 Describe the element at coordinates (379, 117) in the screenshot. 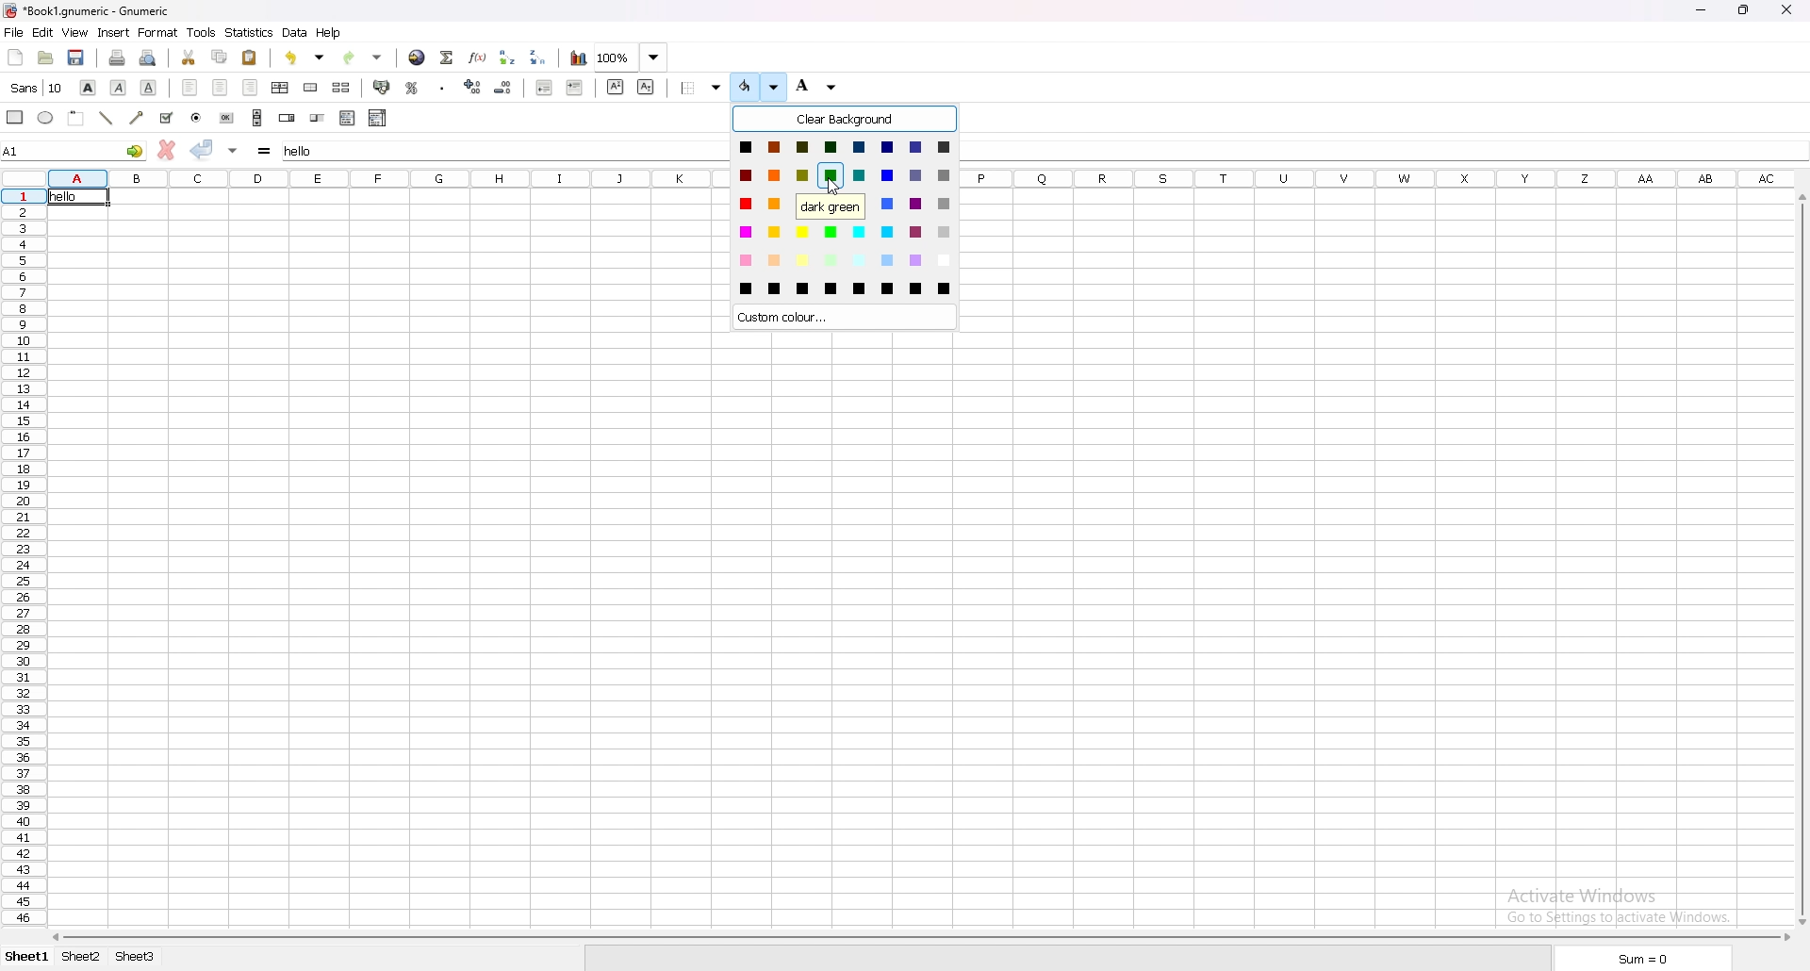

I see `combo box` at that location.